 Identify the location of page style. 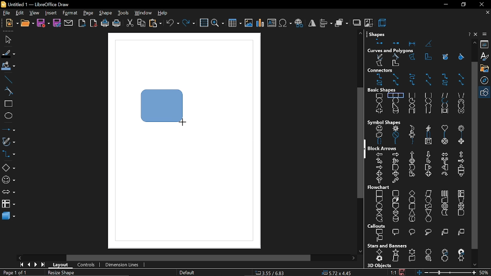
(186, 273).